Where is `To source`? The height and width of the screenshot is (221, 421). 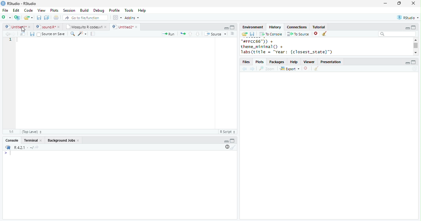
To source is located at coordinates (298, 34).